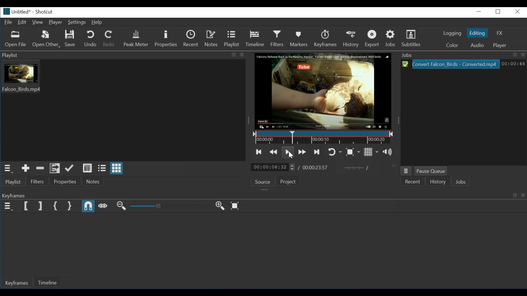 This screenshot has height=296, width=527. Describe the element at coordinates (13, 181) in the screenshot. I see `Playlist` at that location.